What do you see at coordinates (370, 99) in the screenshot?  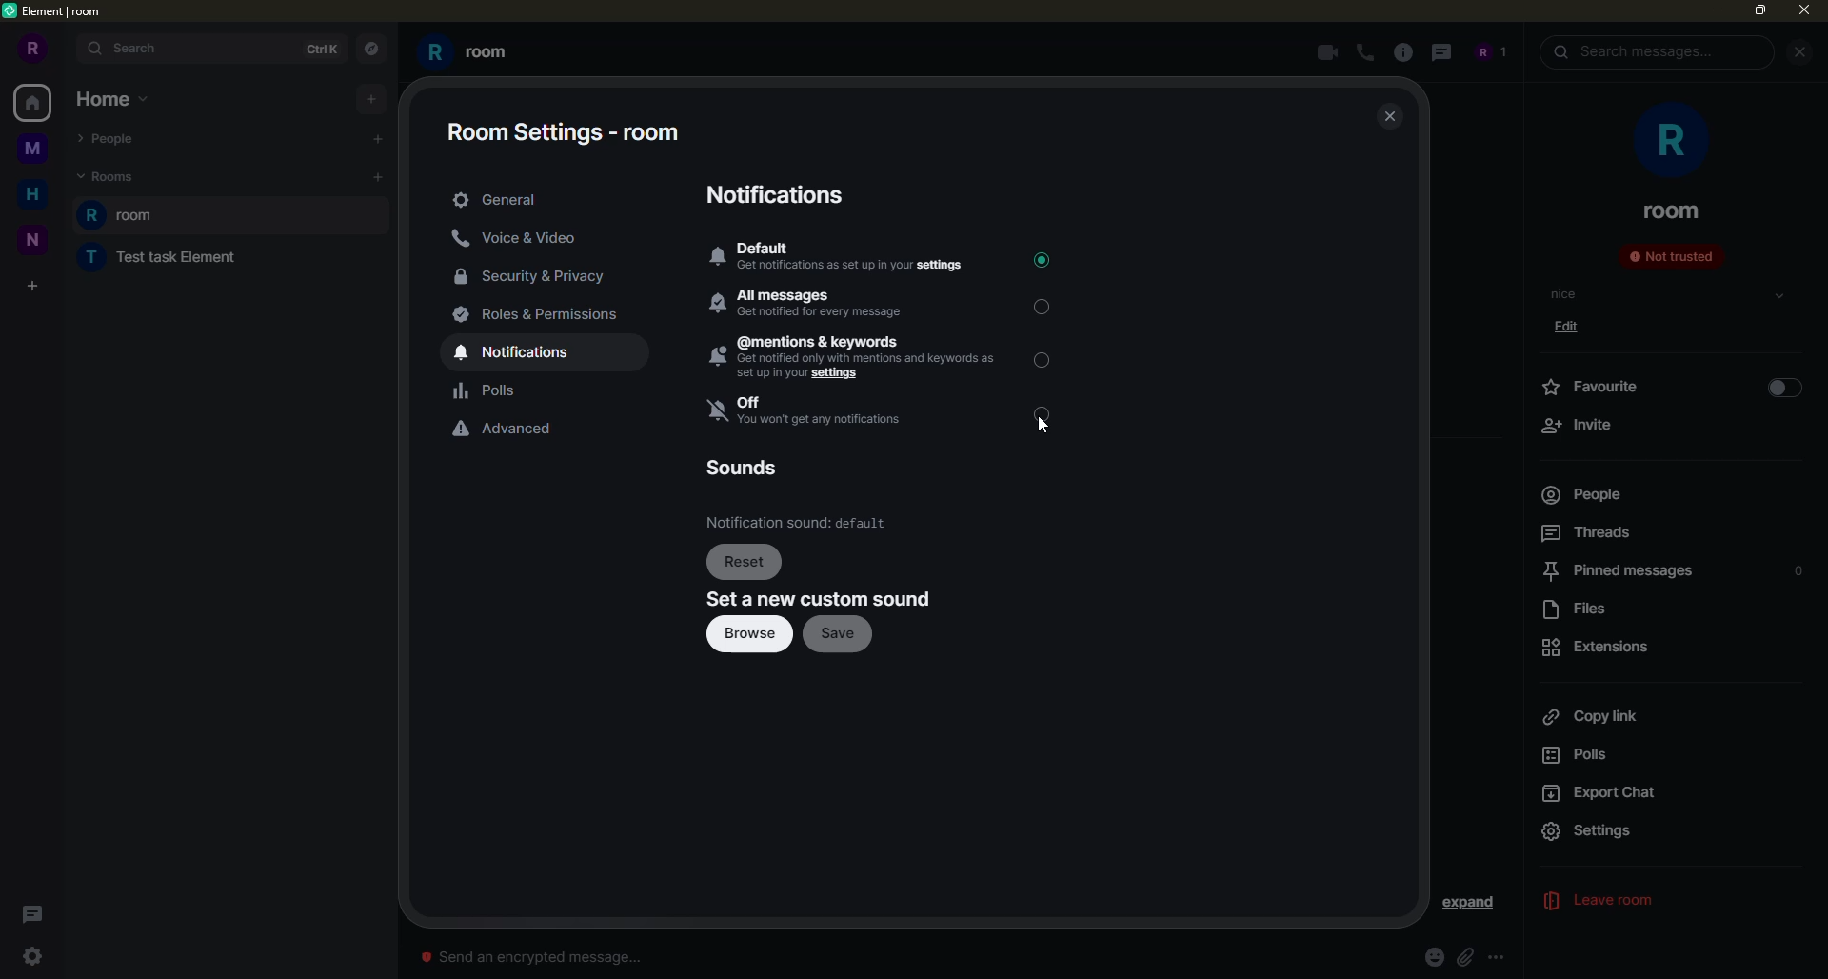 I see `add` at bounding box center [370, 99].